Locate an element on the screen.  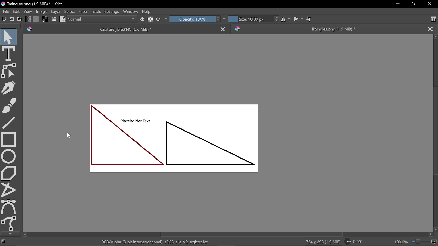
Freehand path tool is located at coordinates (9, 224).